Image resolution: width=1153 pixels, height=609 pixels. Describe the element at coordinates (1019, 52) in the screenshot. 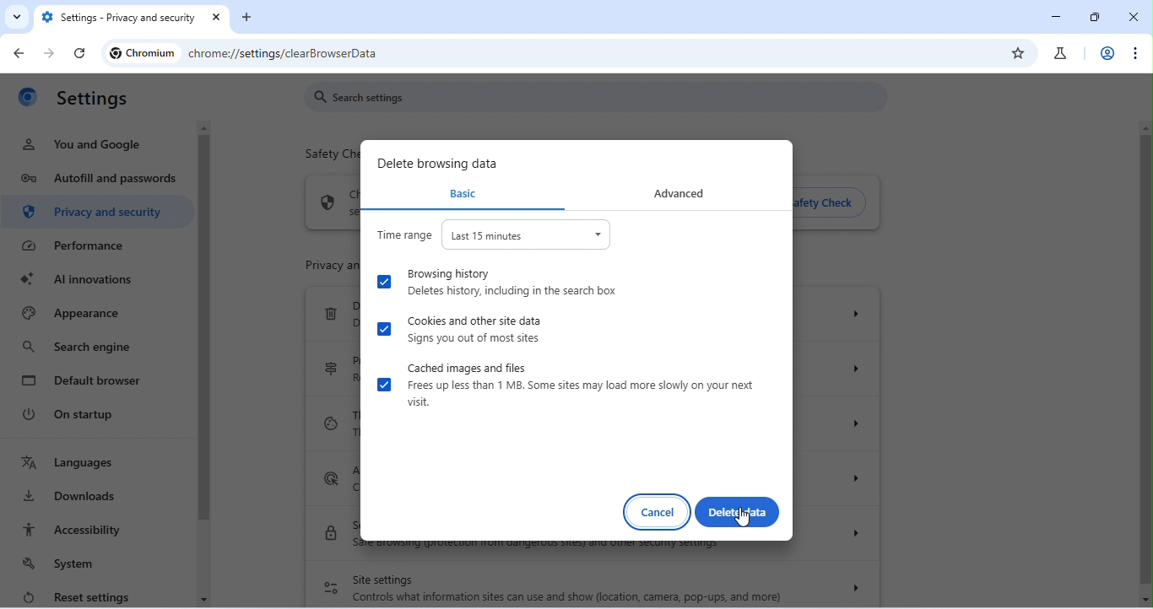

I see `bookmarks` at that location.